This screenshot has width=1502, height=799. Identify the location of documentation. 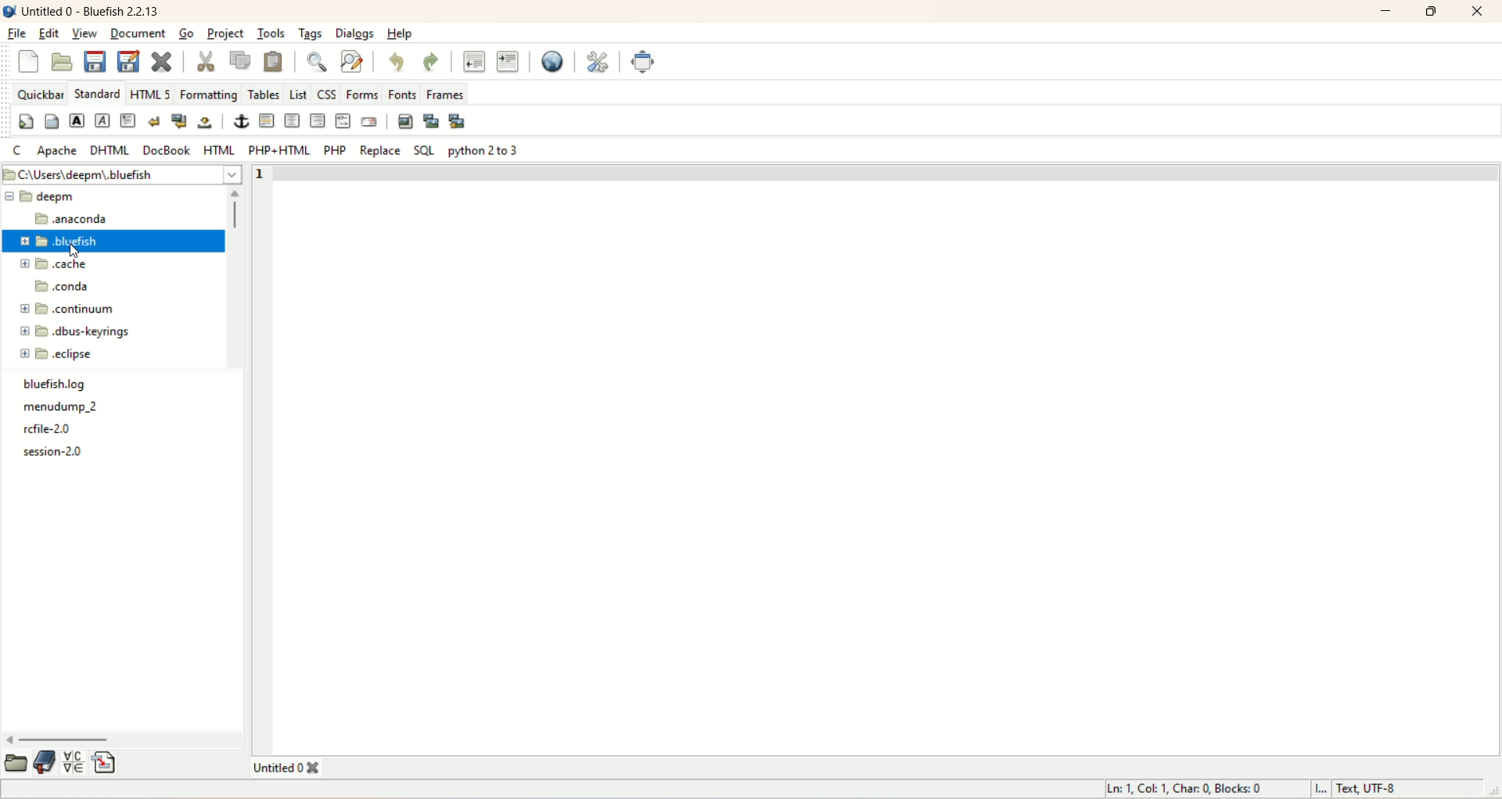
(46, 762).